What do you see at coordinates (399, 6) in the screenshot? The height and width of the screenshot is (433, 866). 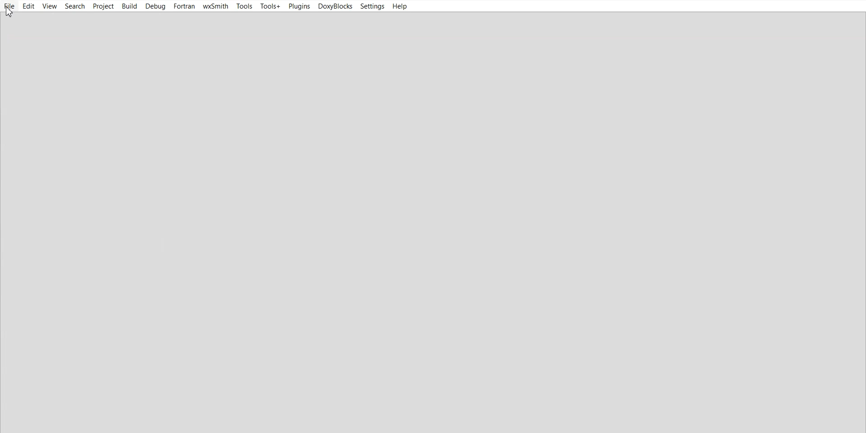 I see `Help` at bounding box center [399, 6].